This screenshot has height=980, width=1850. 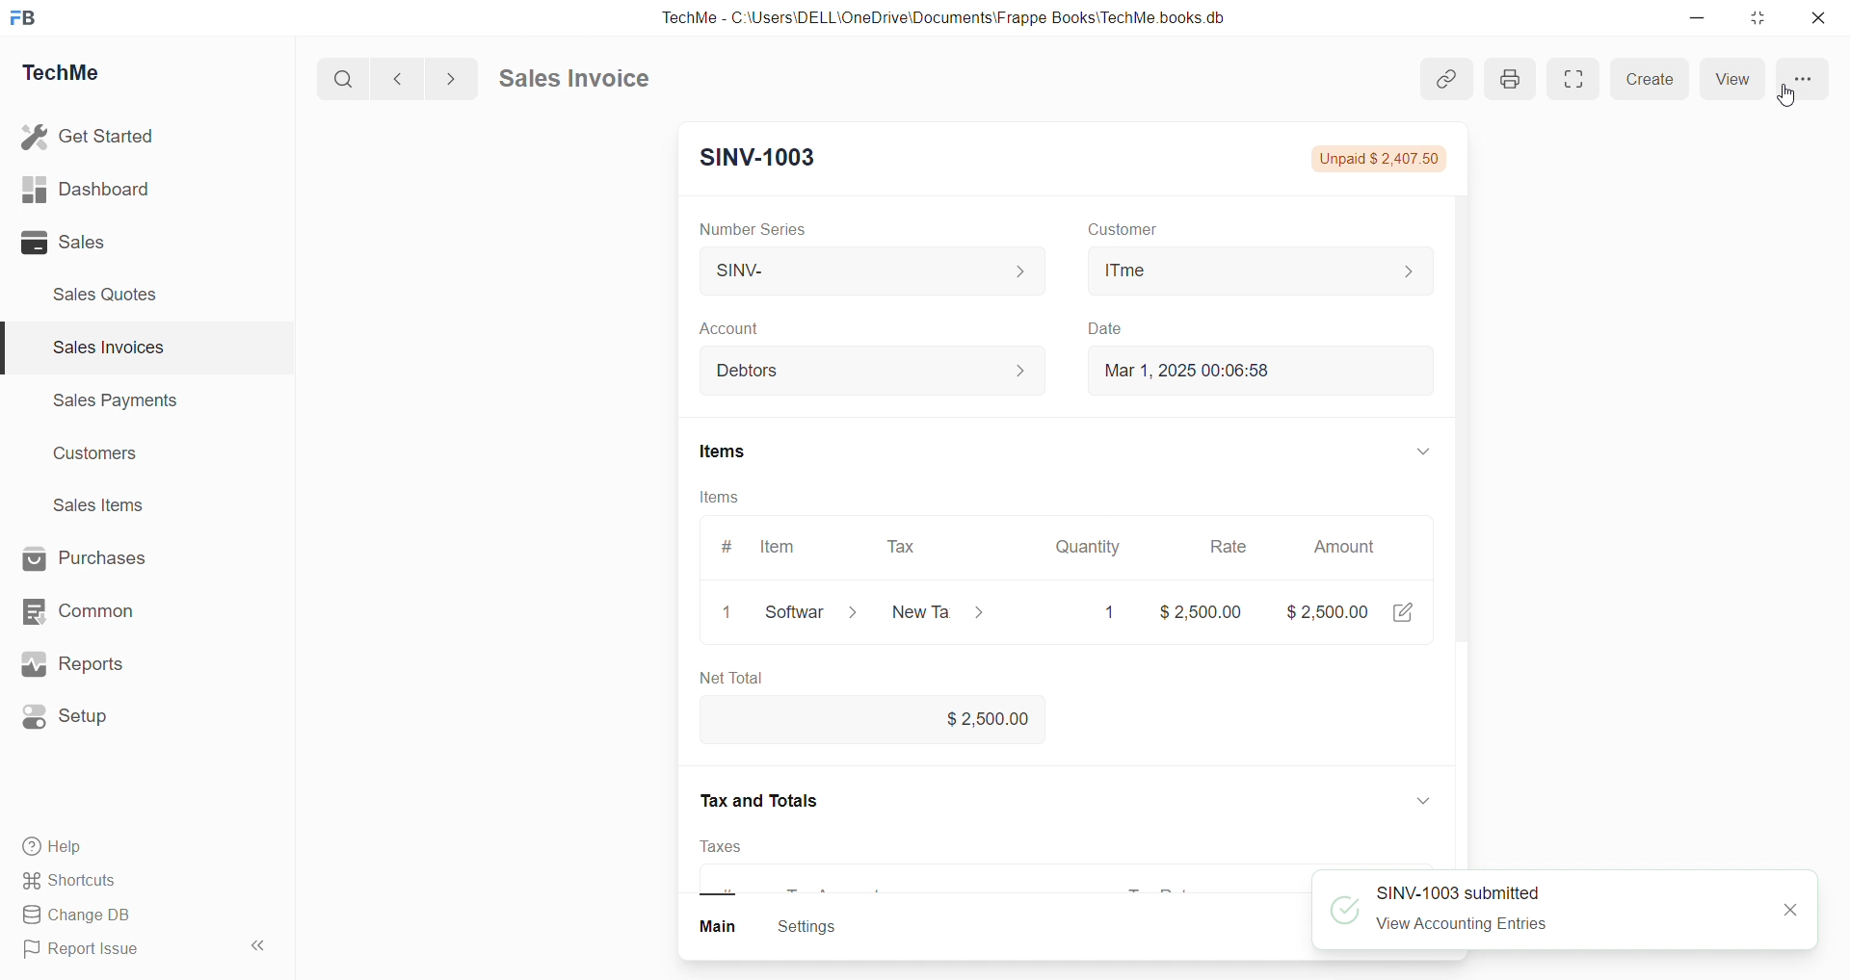 I want to click on Tax and Totals, so click(x=762, y=800).